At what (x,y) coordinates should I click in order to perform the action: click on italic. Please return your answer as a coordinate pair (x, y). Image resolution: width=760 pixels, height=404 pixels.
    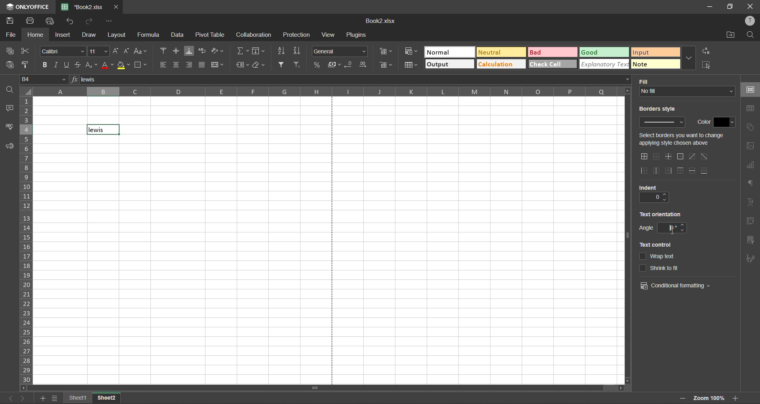
    Looking at the image, I should click on (55, 66).